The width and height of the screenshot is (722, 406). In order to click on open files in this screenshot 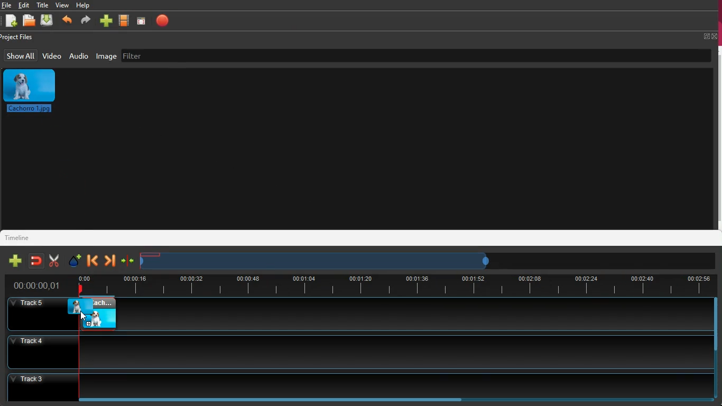, I will do `click(29, 21)`.